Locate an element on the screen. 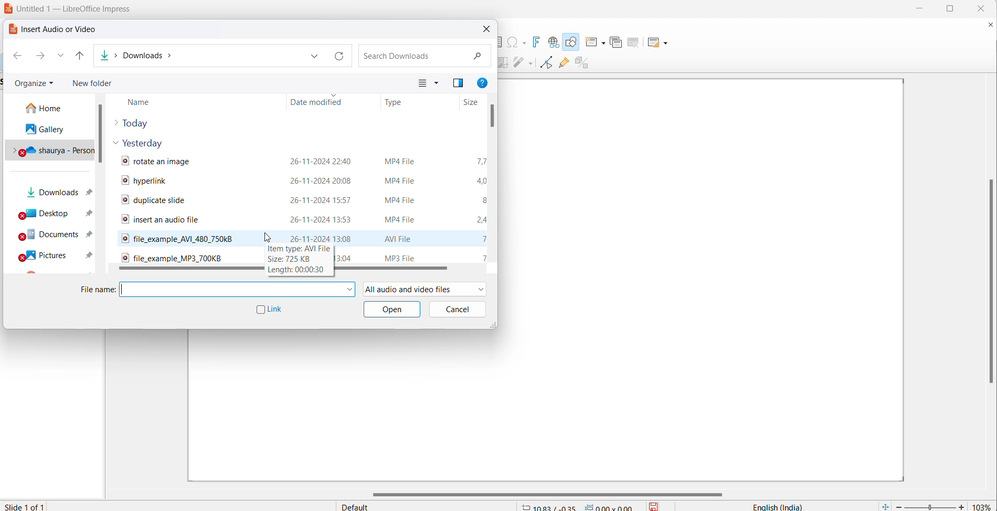 The image size is (997, 511). toggle endpoint edit mode is located at coordinates (549, 64).